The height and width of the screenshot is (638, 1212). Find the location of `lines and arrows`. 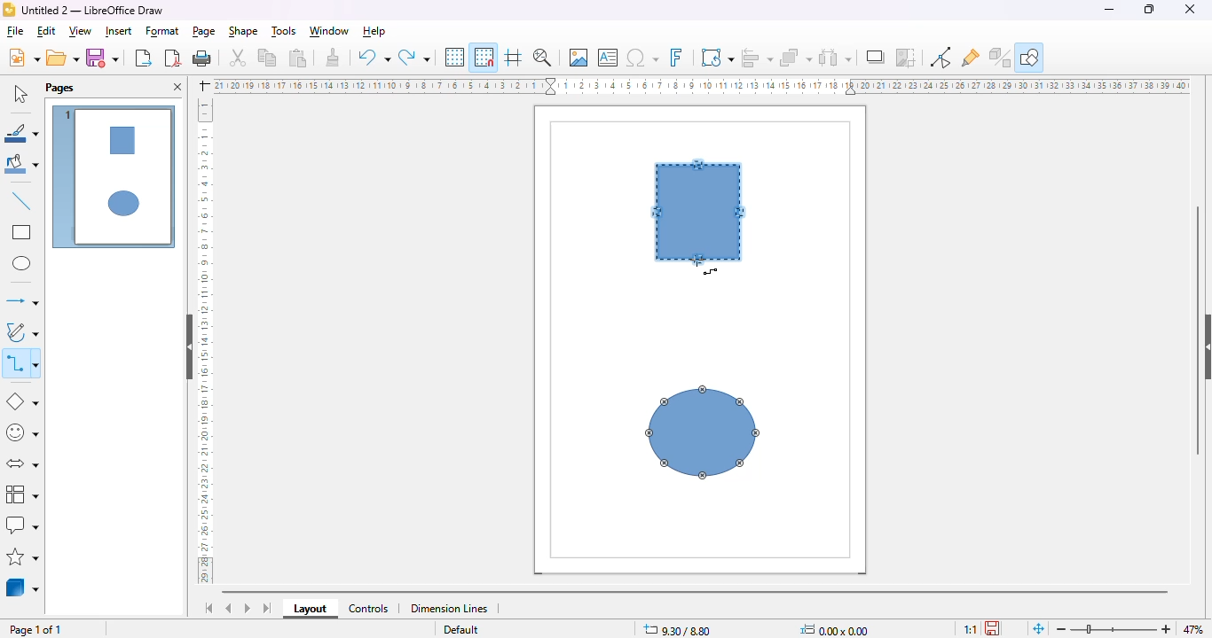

lines and arrows is located at coordinates (21, 300).